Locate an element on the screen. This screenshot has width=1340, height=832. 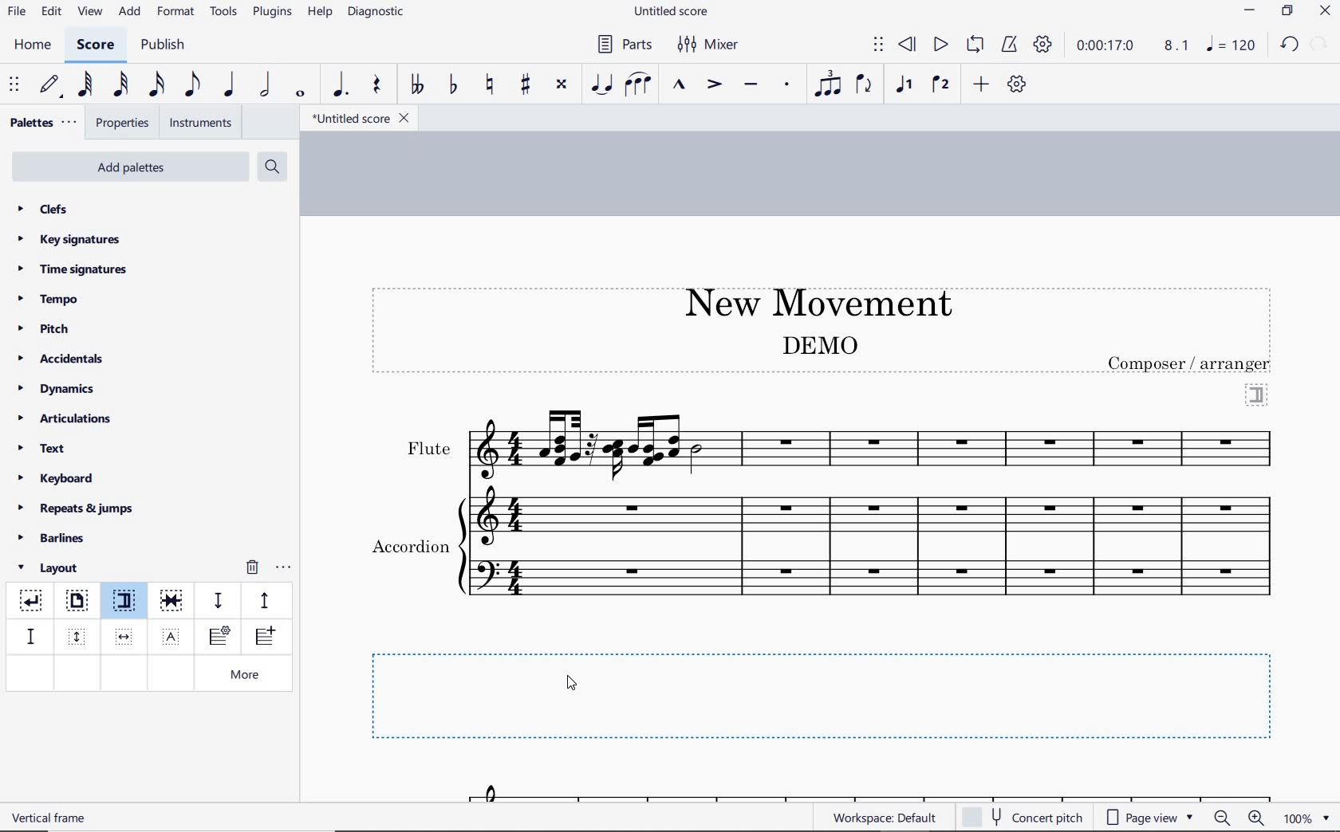
voice1 is located at coordinates (906, 85).